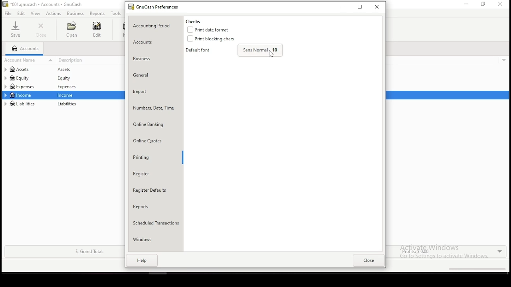  Describe the element at coordinates (75, 13) in the screenshot. I see `business` at that location.